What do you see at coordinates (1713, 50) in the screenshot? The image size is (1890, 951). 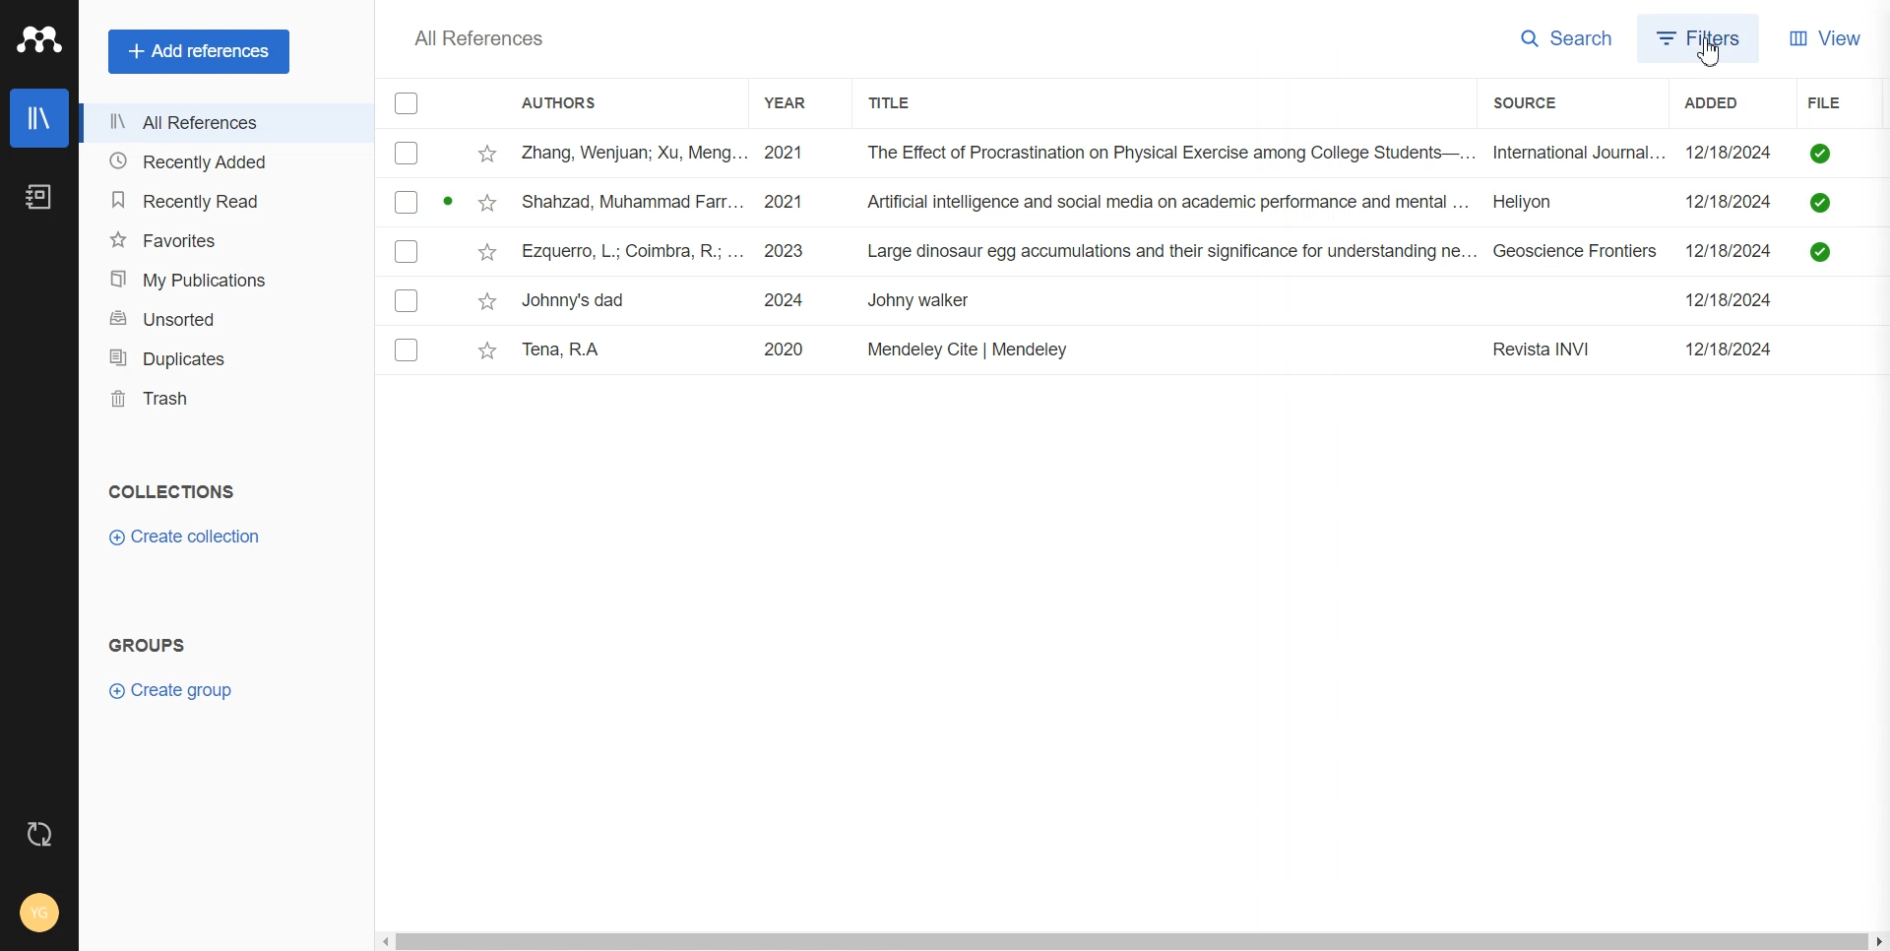 I see `Cursor` at bounding box center [1713, 50].